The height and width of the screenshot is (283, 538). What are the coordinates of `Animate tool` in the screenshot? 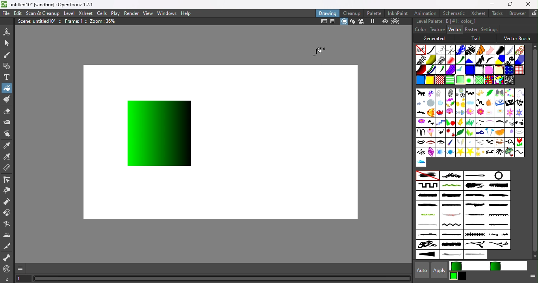 It's located at (8, 31).